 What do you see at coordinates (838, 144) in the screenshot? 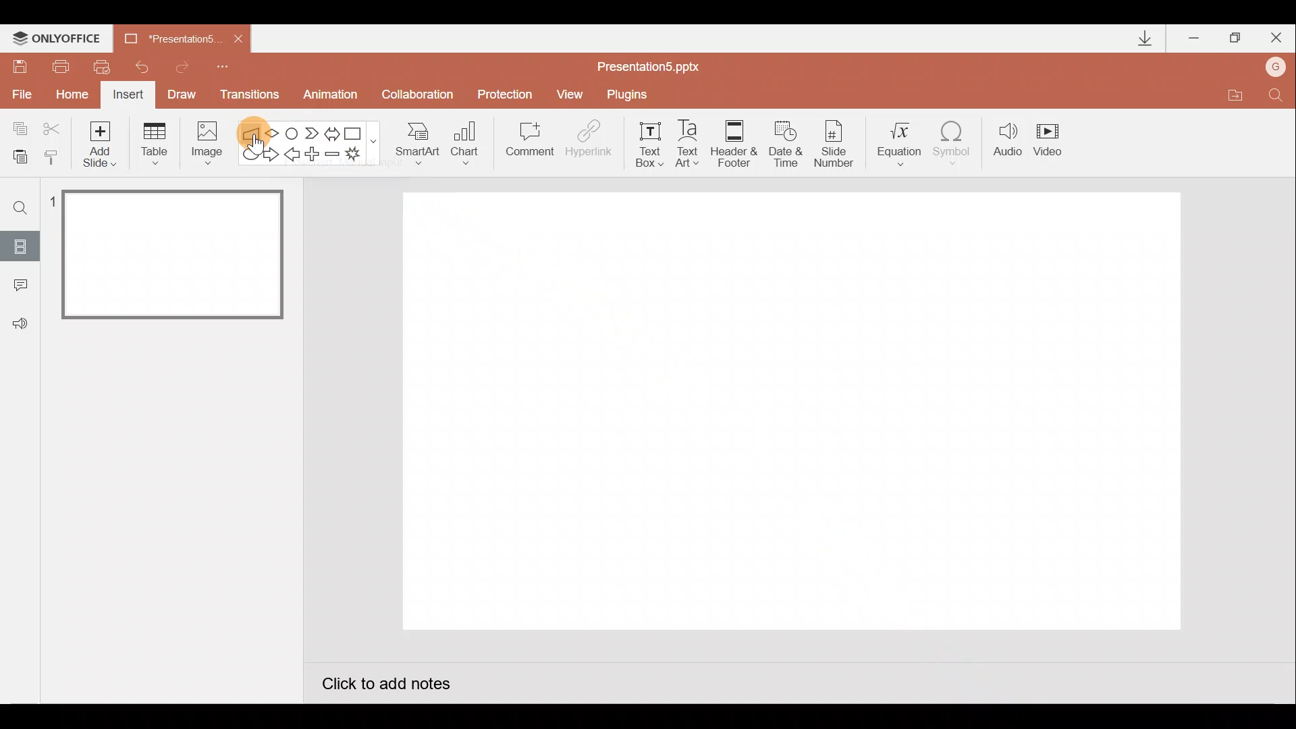
I see `Slide number` at bounding box center [838, 144].